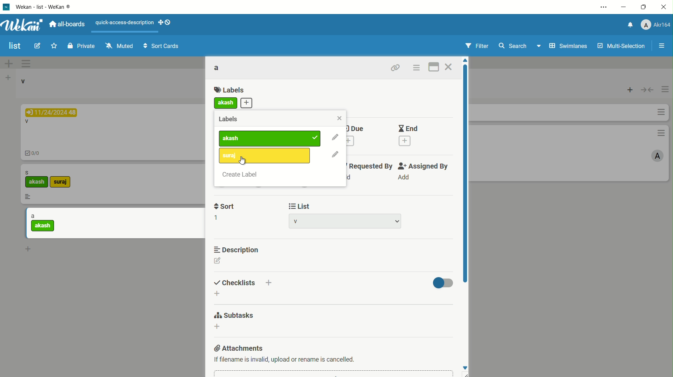 This screenshot has width=673, height=377. Describe the element at coordinates (234, 314) in the screenshot. I see `subtasks` at that location.